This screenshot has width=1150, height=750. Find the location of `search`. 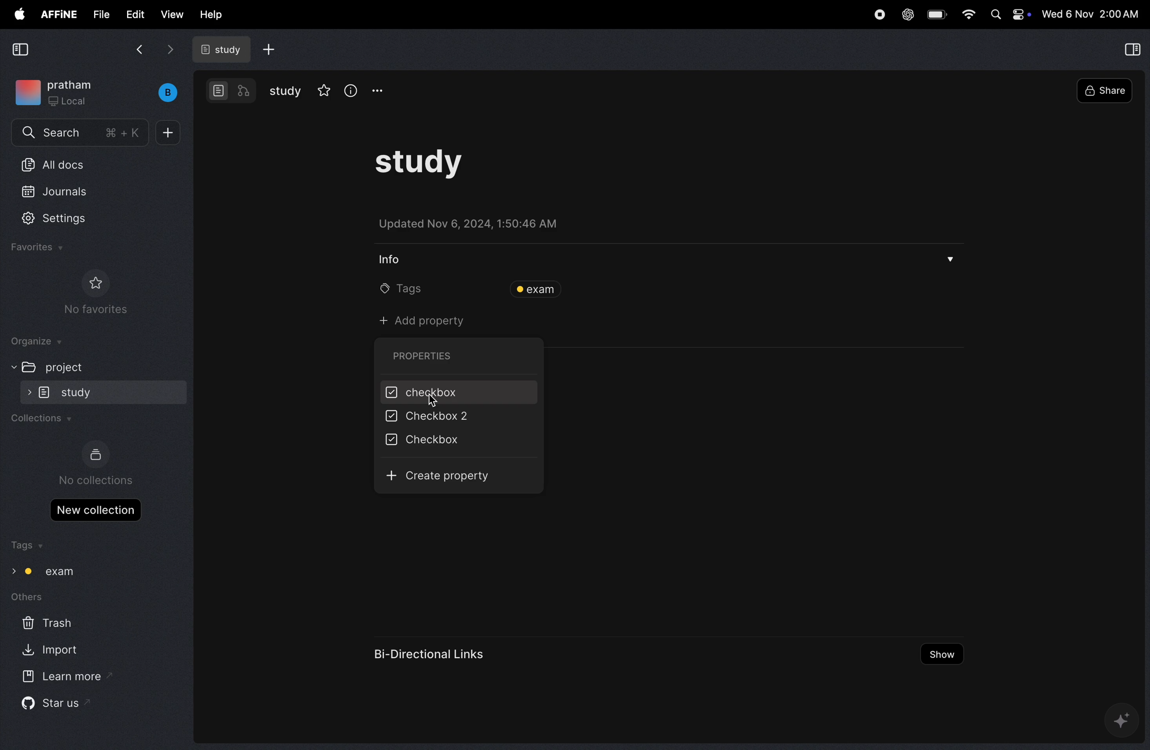

search is located at coordinates (73, 133).